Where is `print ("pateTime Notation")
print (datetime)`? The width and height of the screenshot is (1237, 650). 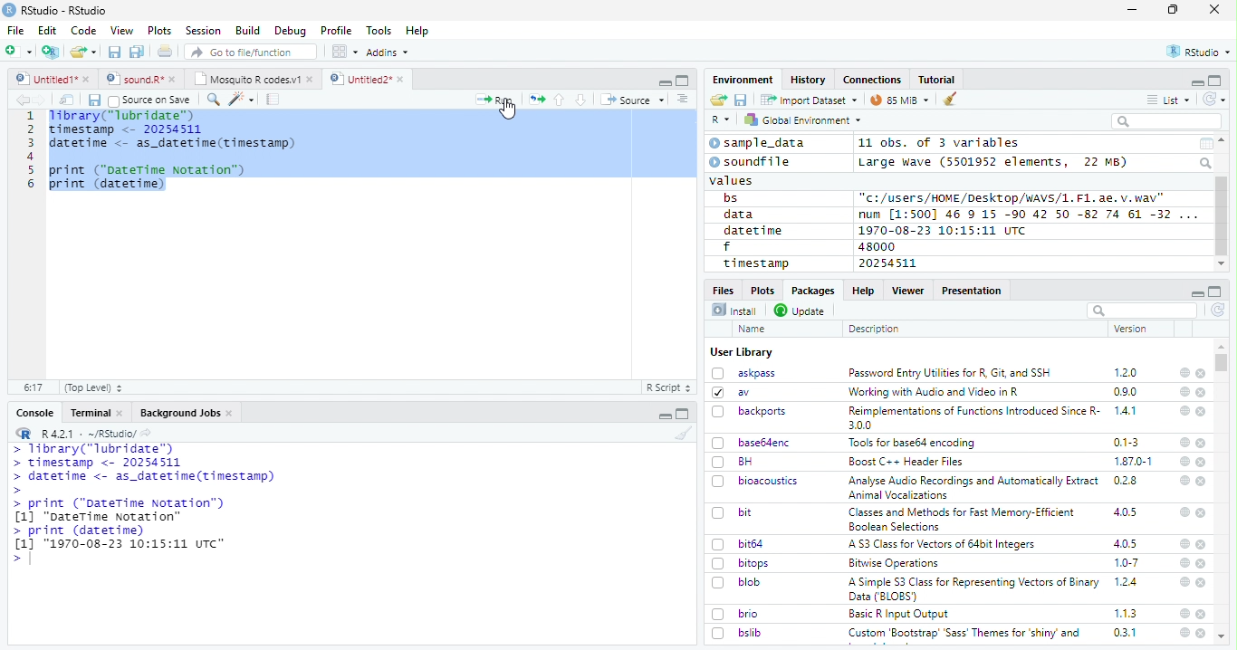 print ("pateTime Notation")
print (datetime) is located at coordinates (149, 177).